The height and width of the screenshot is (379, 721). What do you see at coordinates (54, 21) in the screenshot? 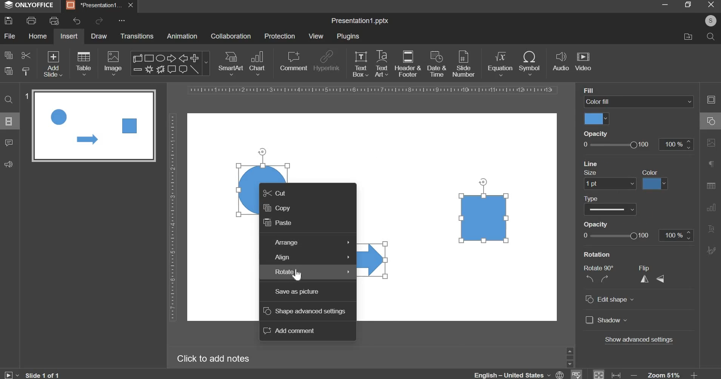
I see `print preview` at bounding box center [54, 21].